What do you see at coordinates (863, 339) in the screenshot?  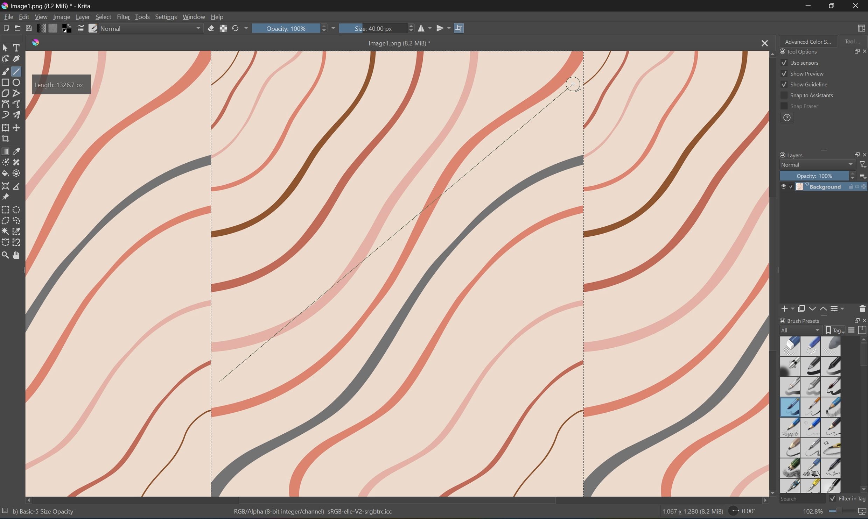 I see `Scroll Up` at bounding box center [863, 339].